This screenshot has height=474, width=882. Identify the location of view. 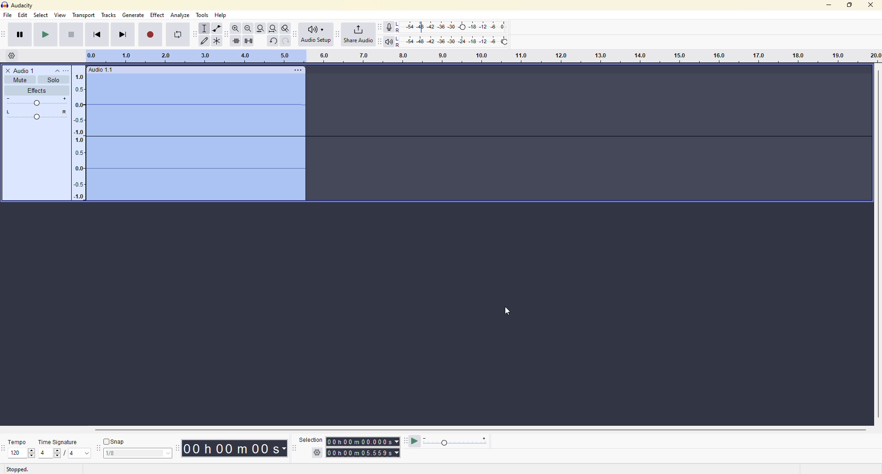
(61, 15).